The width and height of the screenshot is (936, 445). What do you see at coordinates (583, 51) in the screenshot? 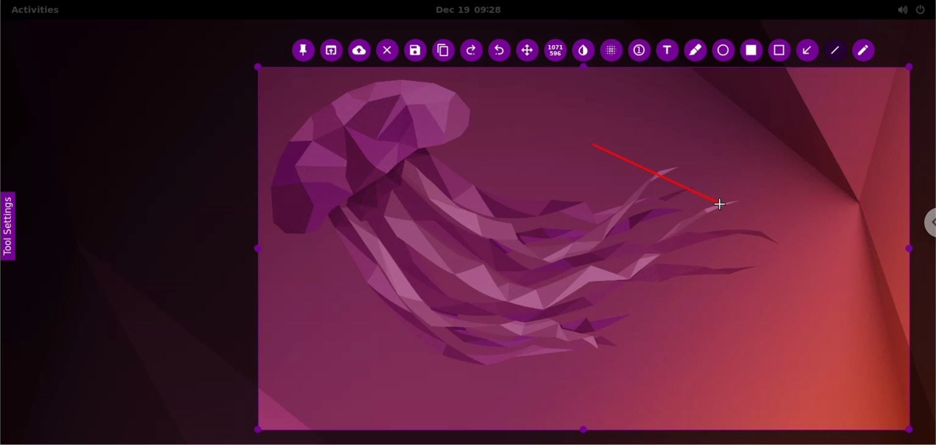
I see `inverter` at bounding box center [583, 51].